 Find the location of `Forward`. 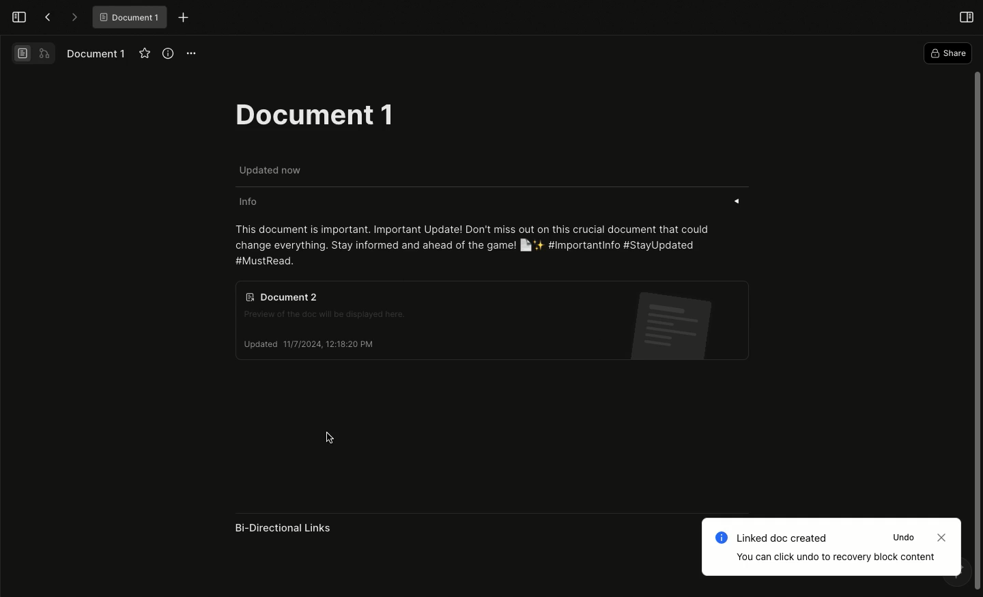

Forward is located at coordinates (73, 17).